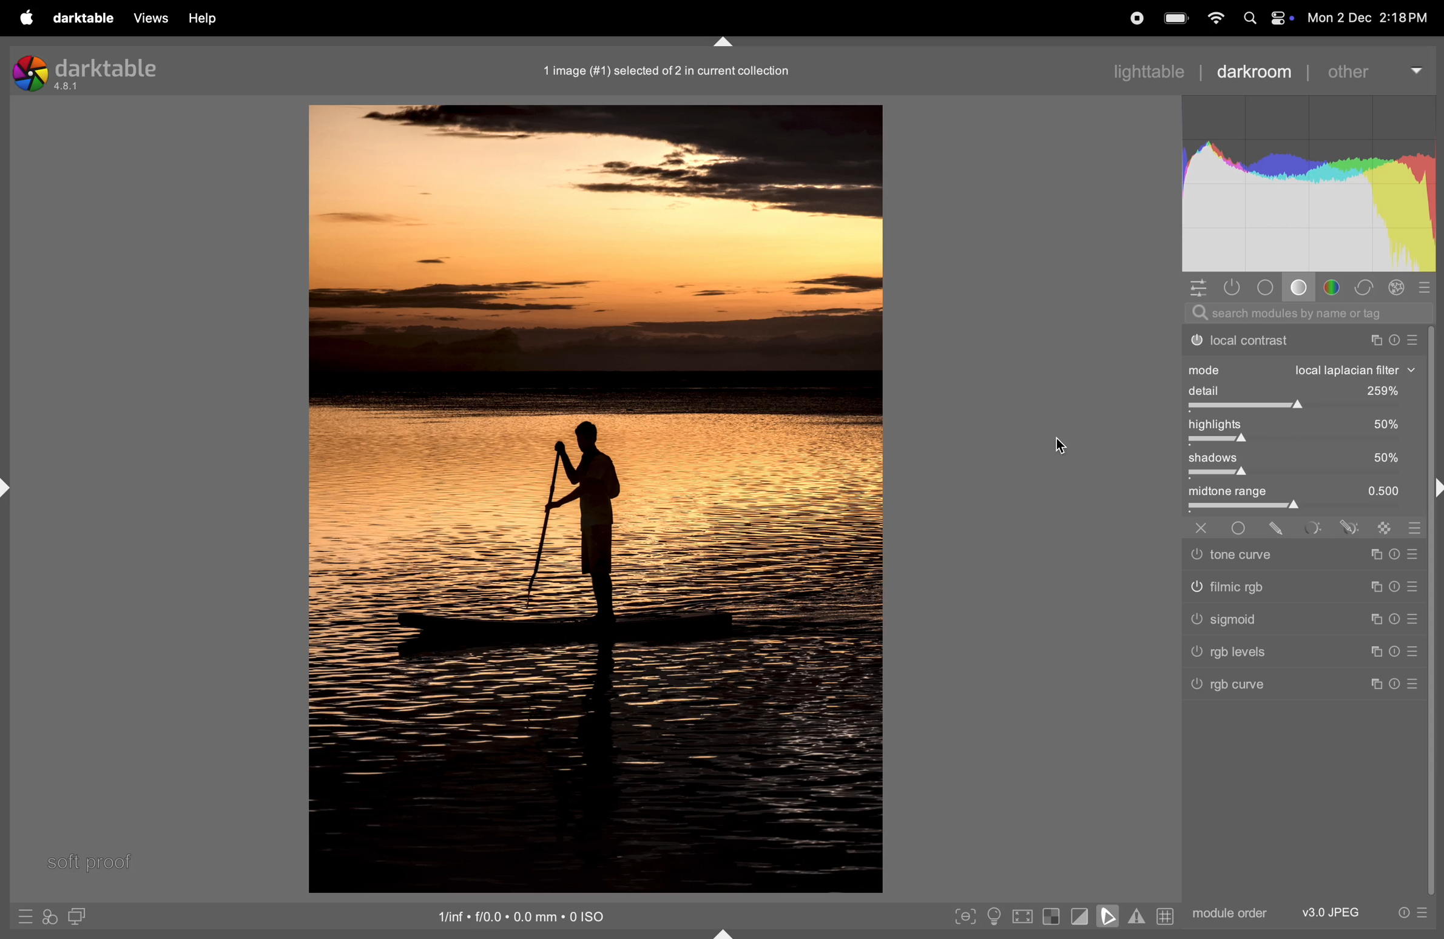  I want to click on sign, so click(1415, 531).